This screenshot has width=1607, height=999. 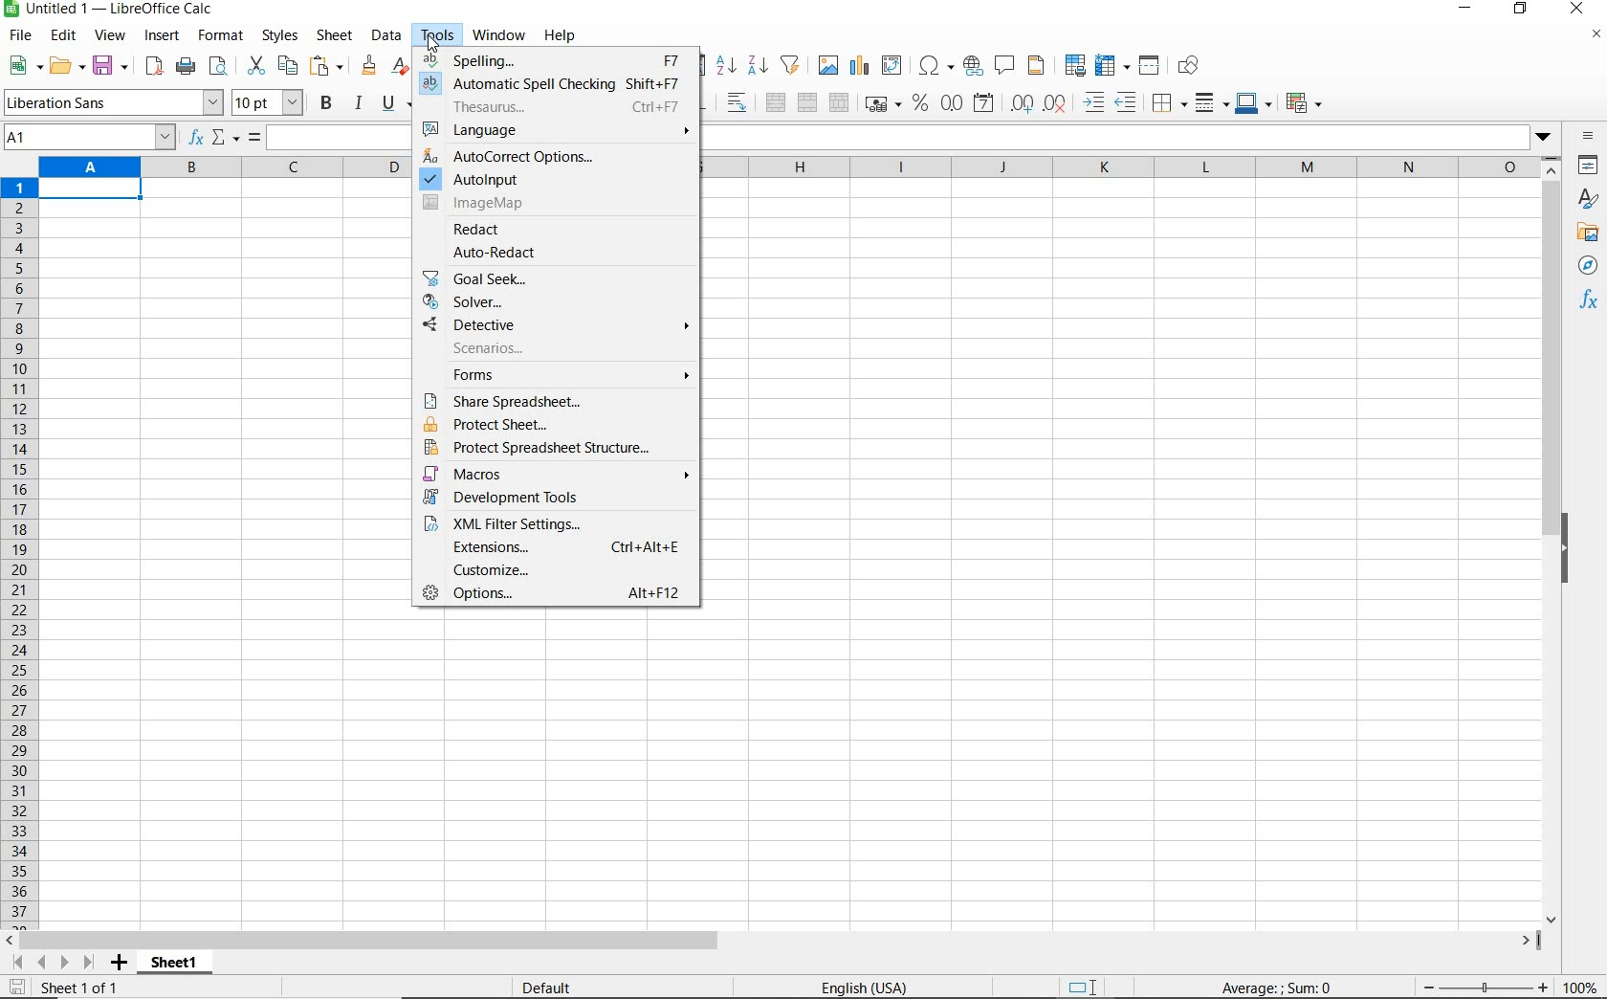 I want to click on development tools, so click(x=558, y=497).